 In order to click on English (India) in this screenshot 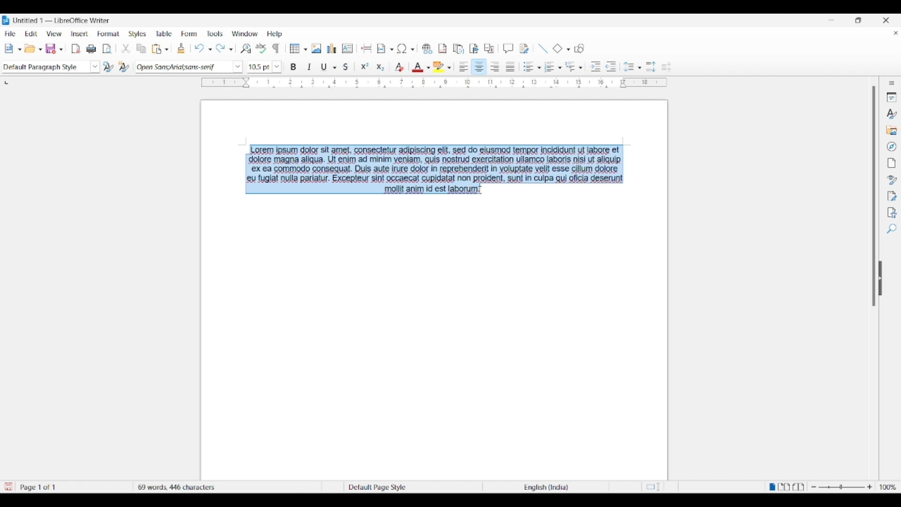, I will do `click(550, 487)`.